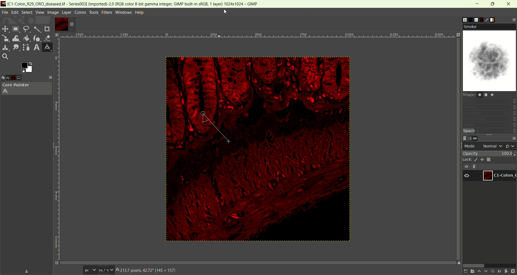  Describe the element at coordinates (489, 19) in the screenshot. I see `brush` at that location.